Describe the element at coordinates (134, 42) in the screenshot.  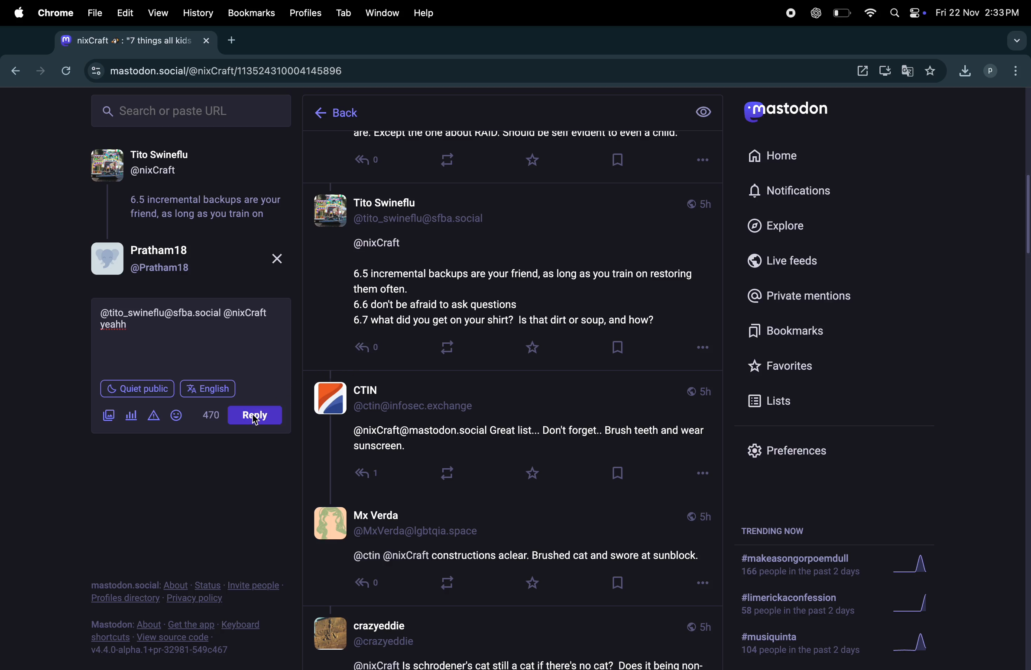
I see `tab` at that location.